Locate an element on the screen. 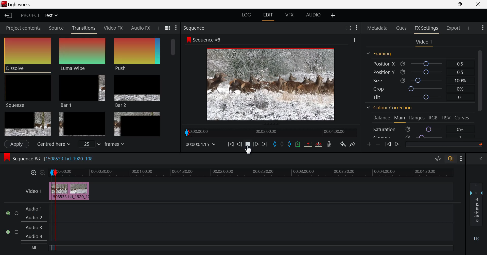  Bar 1 is located at coordinates (82, 92).